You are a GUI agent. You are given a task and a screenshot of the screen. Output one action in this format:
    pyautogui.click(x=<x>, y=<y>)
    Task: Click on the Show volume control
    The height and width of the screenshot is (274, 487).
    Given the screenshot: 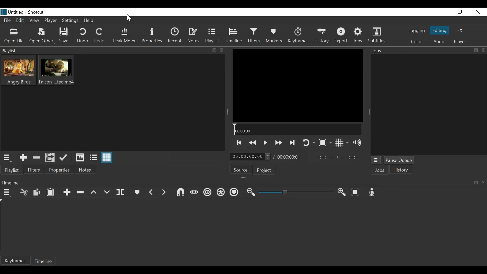 What is the action you would take?
    pyautogui.click(x=358, y=142)
    